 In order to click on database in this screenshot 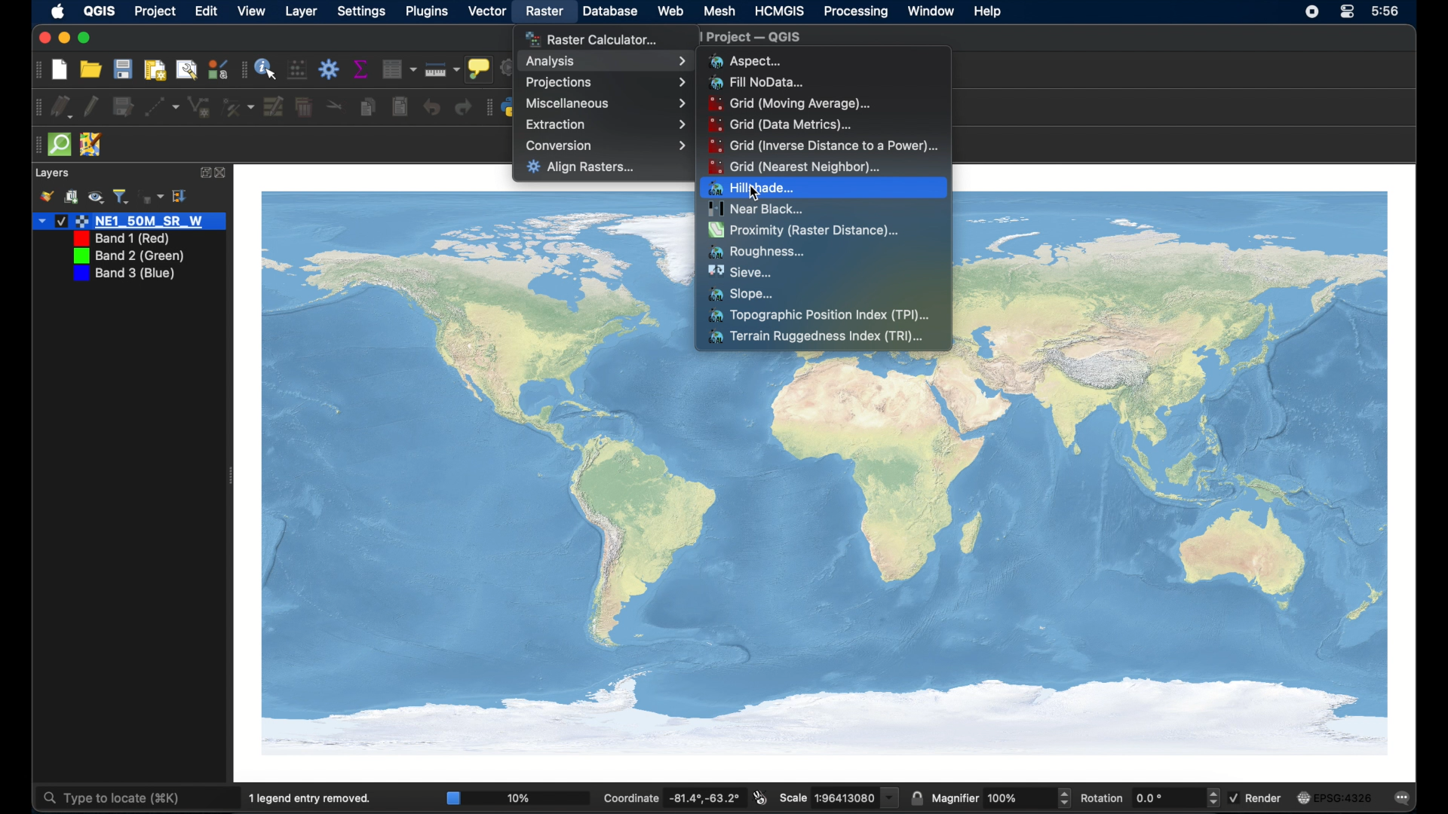, I will do `click(609, 11)`.